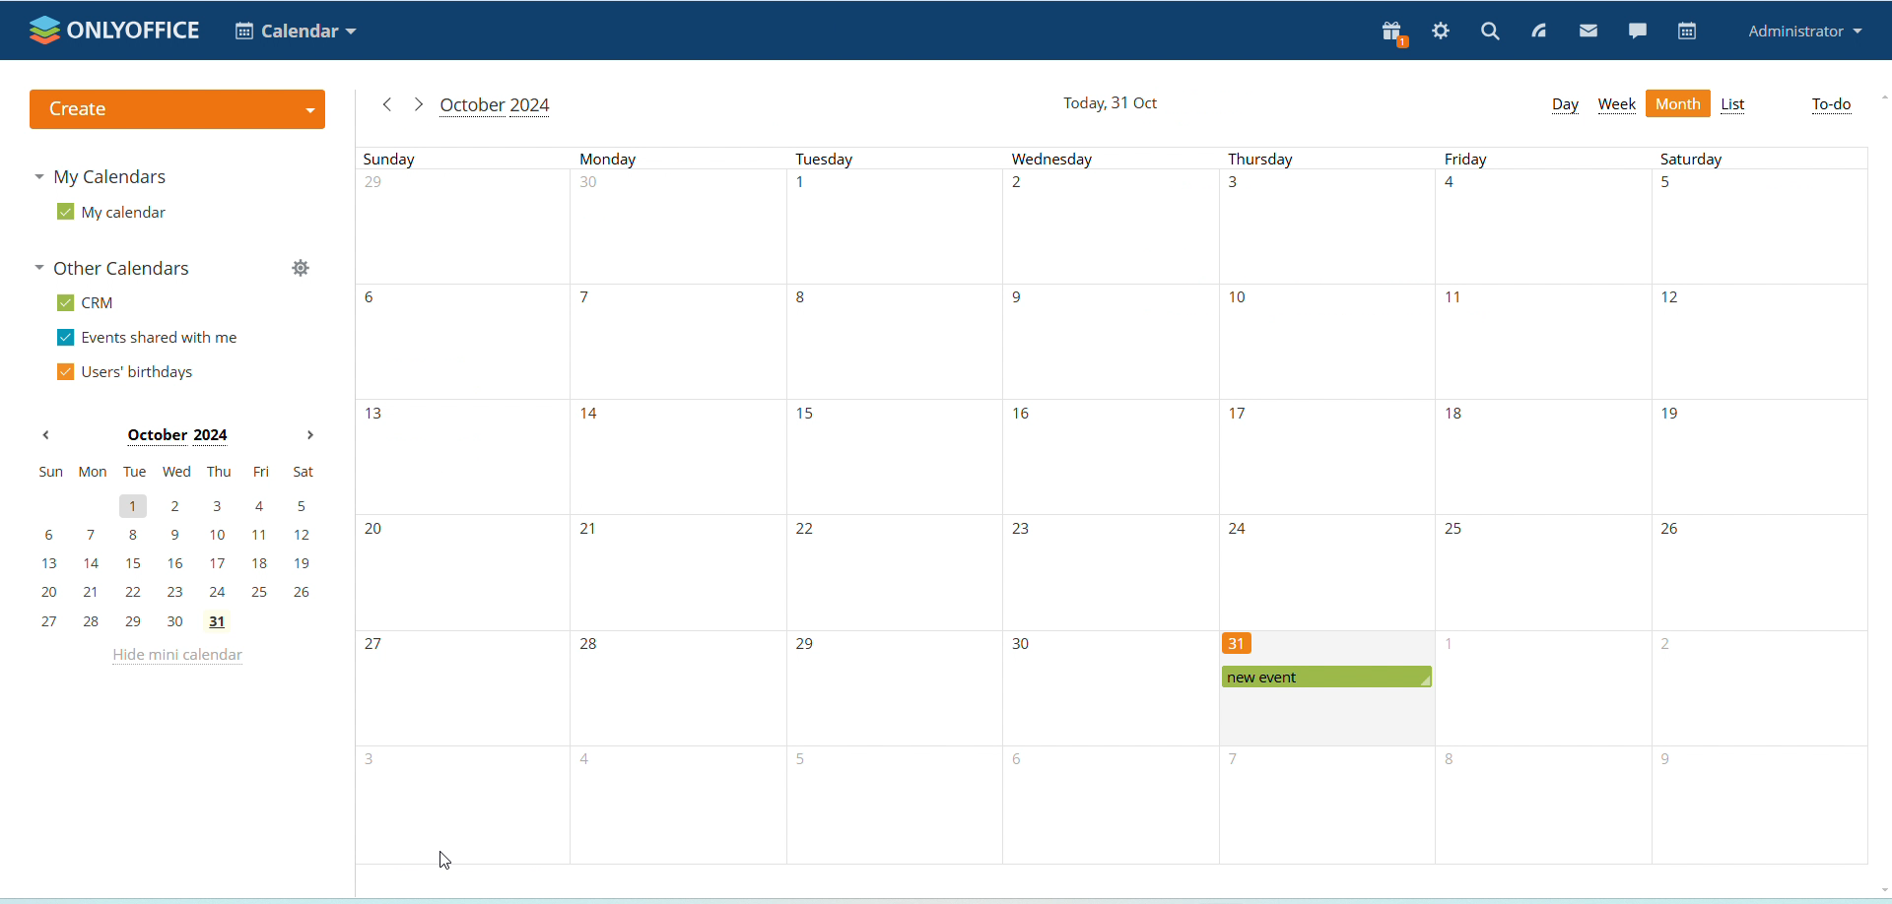 The width and height of the screenshot is (1892, 904). I want to click on cursor, so click(442, 861).